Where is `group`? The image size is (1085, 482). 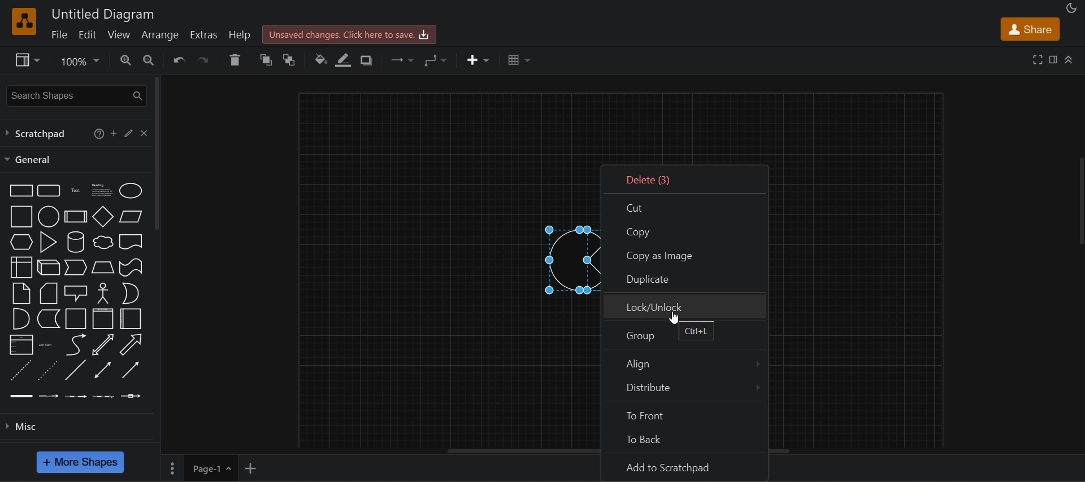
group is located at coordinates (684, 335).